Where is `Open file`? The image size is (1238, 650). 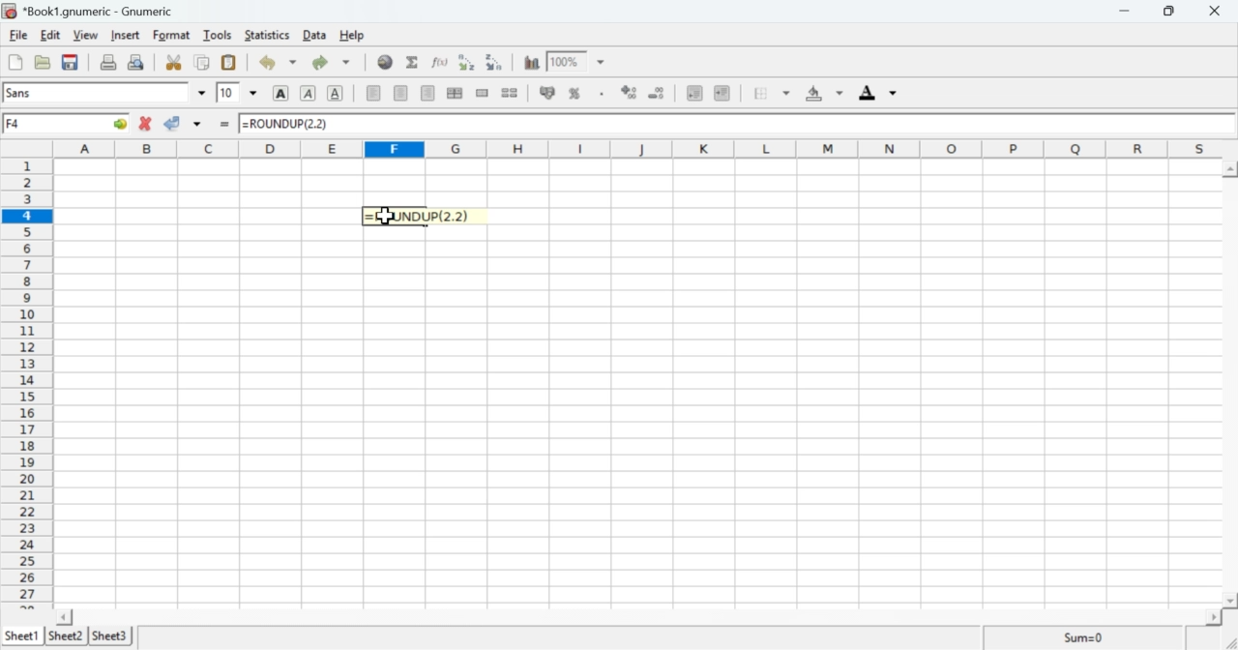
Open file is located at coordinates (42, 61).